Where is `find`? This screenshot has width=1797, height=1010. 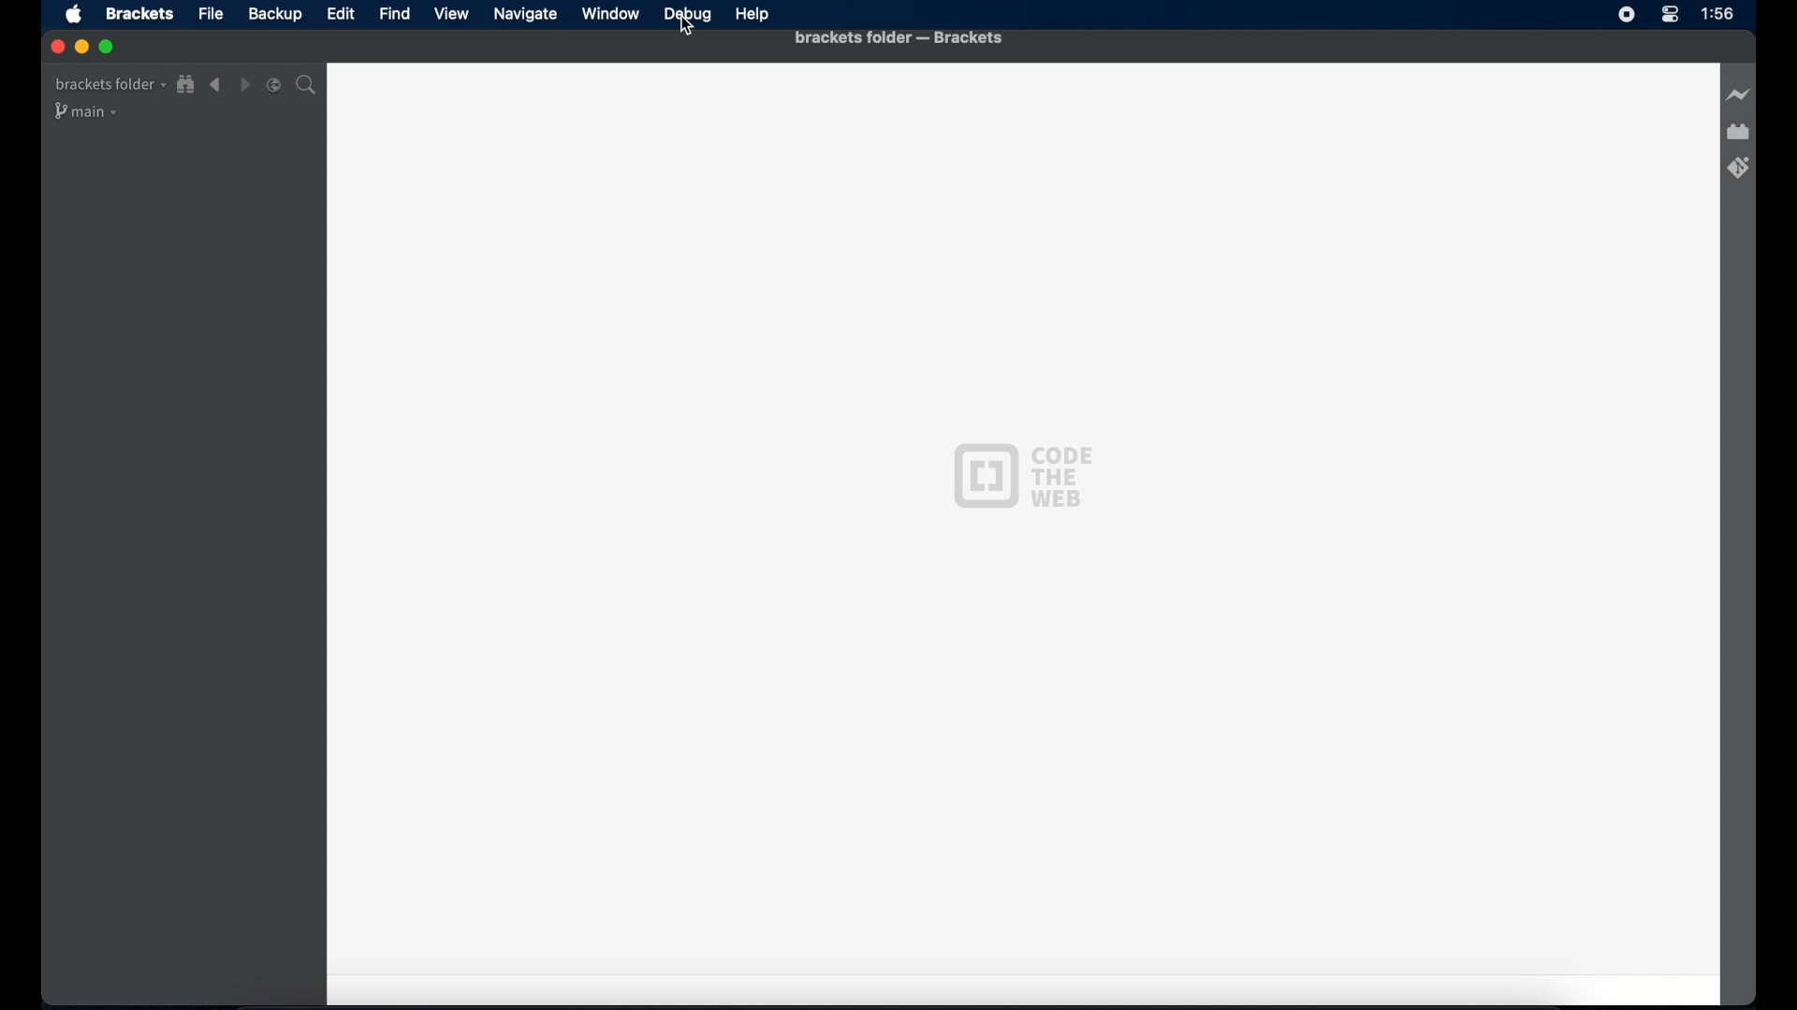 find is located at coordinates (395, 13).